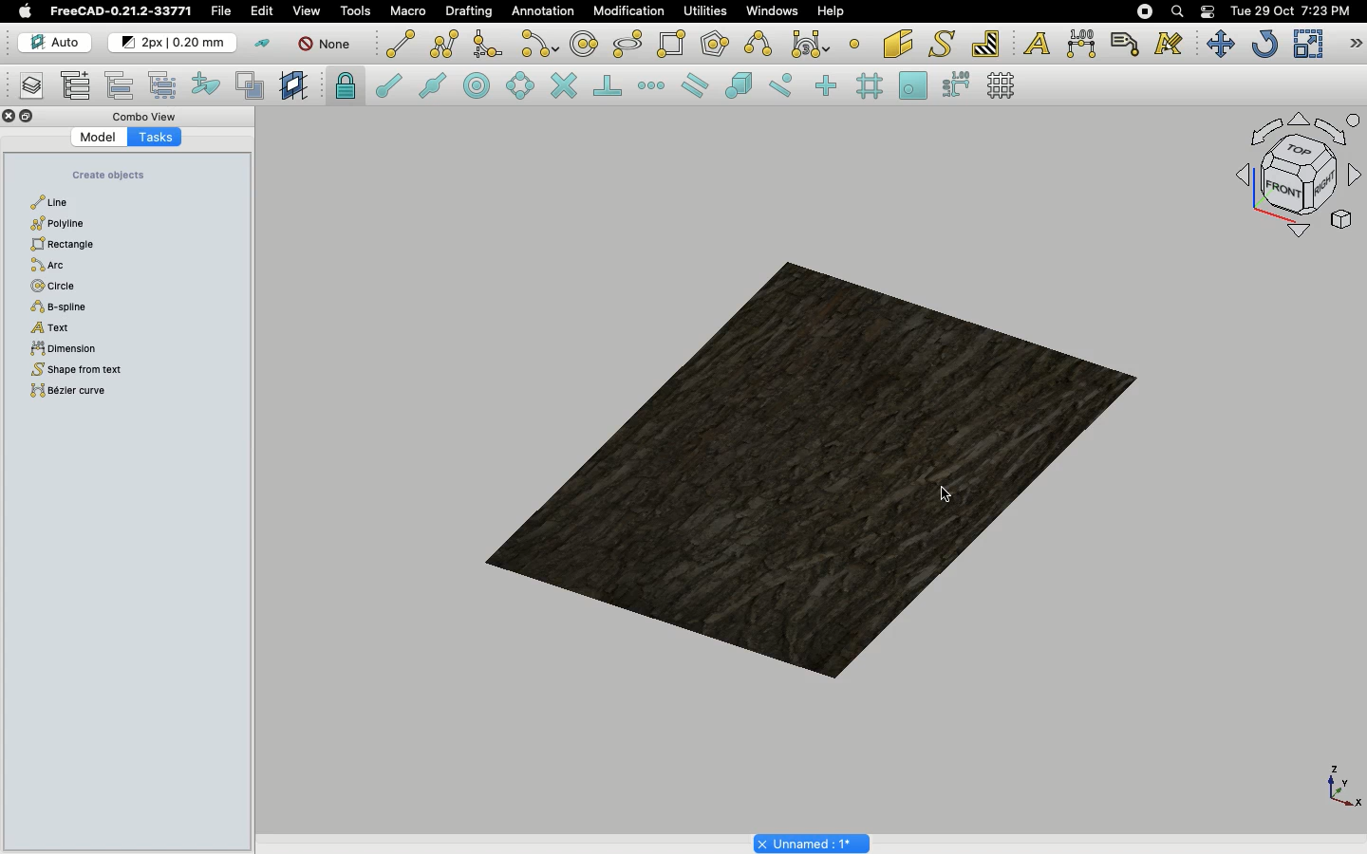 Image resolution: width=1367 pixels, height=854 pixels. I want to click on Move to group, so click(121, 84).